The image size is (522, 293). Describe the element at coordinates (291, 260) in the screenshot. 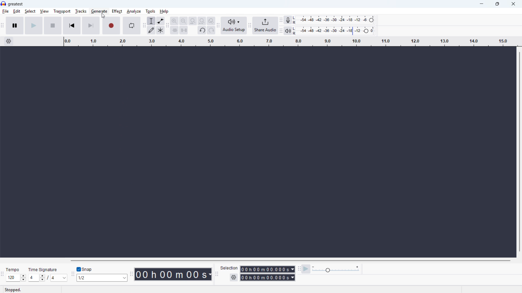

I see `Horizontal scroll bar ` at that location.